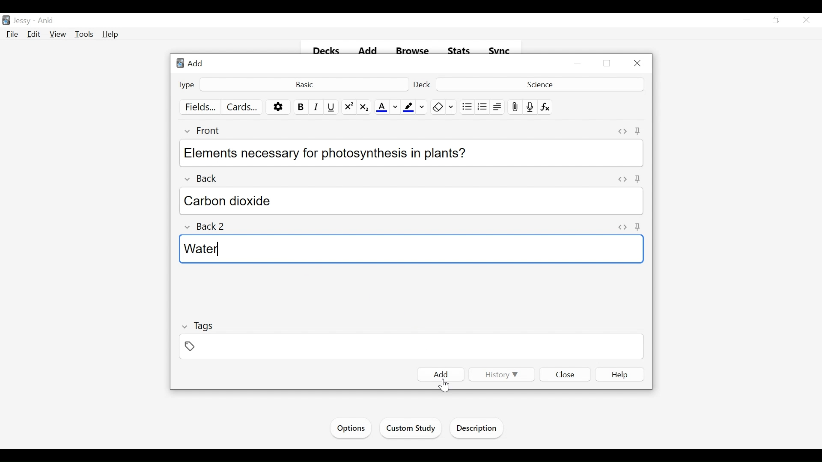 This screenshot has width=822, height=462. What do you see at coordinates (413, 201) in the screenshot?
I see `Carbon Dioxide` at bounding box center [413, 201].